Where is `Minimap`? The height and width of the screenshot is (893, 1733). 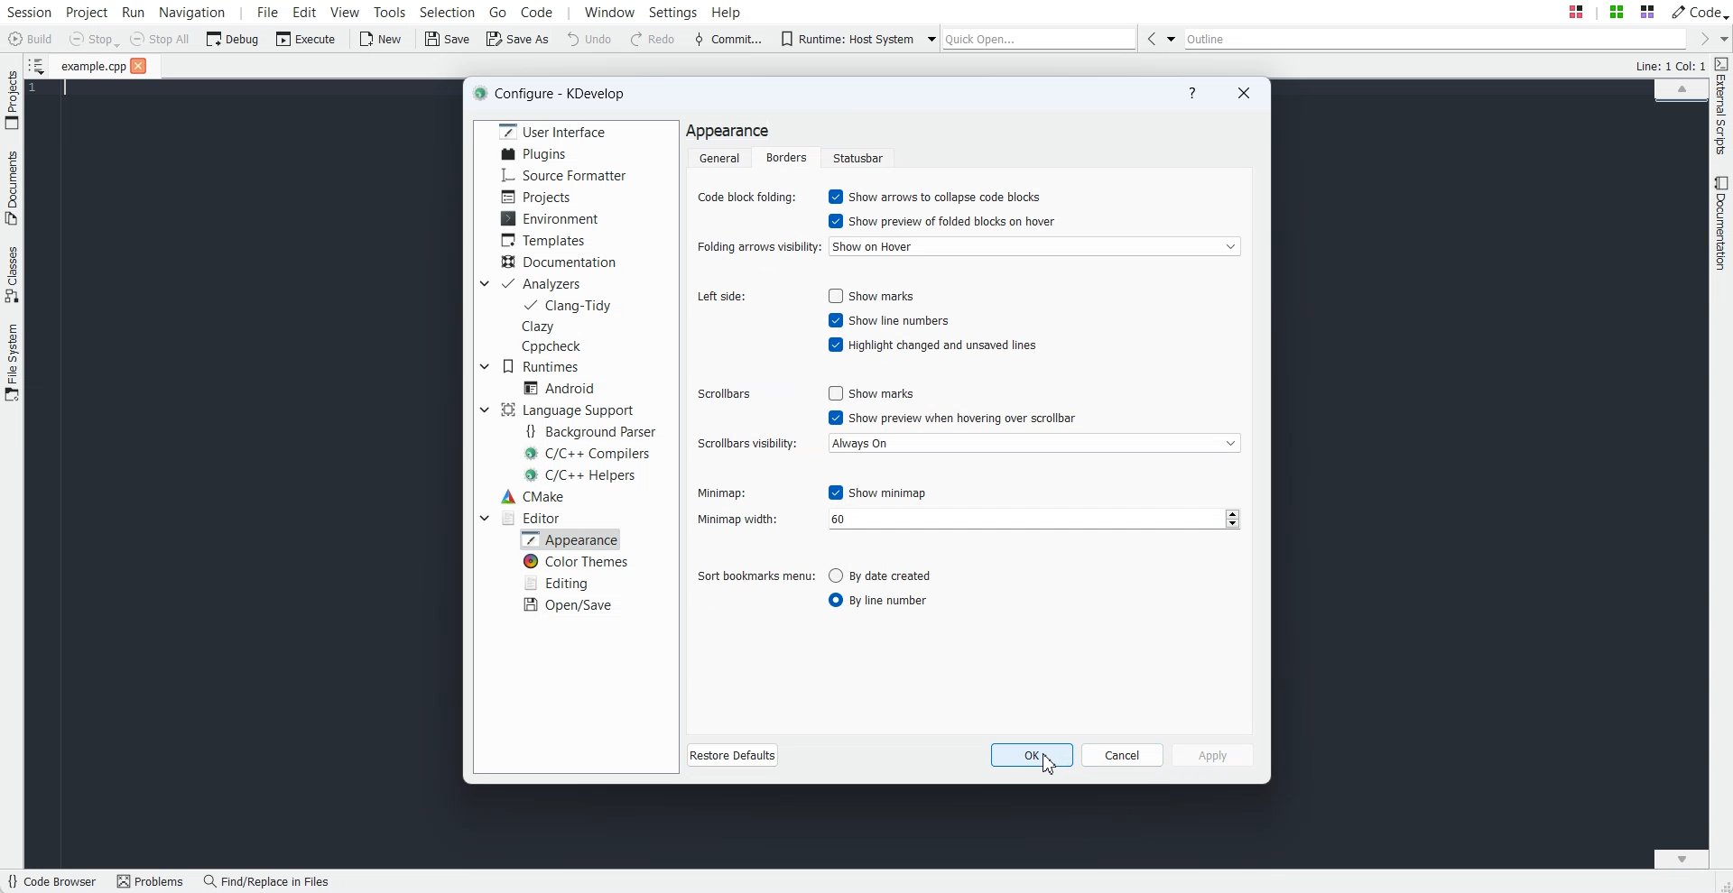 Minimap is located at coordinates (721, 493).